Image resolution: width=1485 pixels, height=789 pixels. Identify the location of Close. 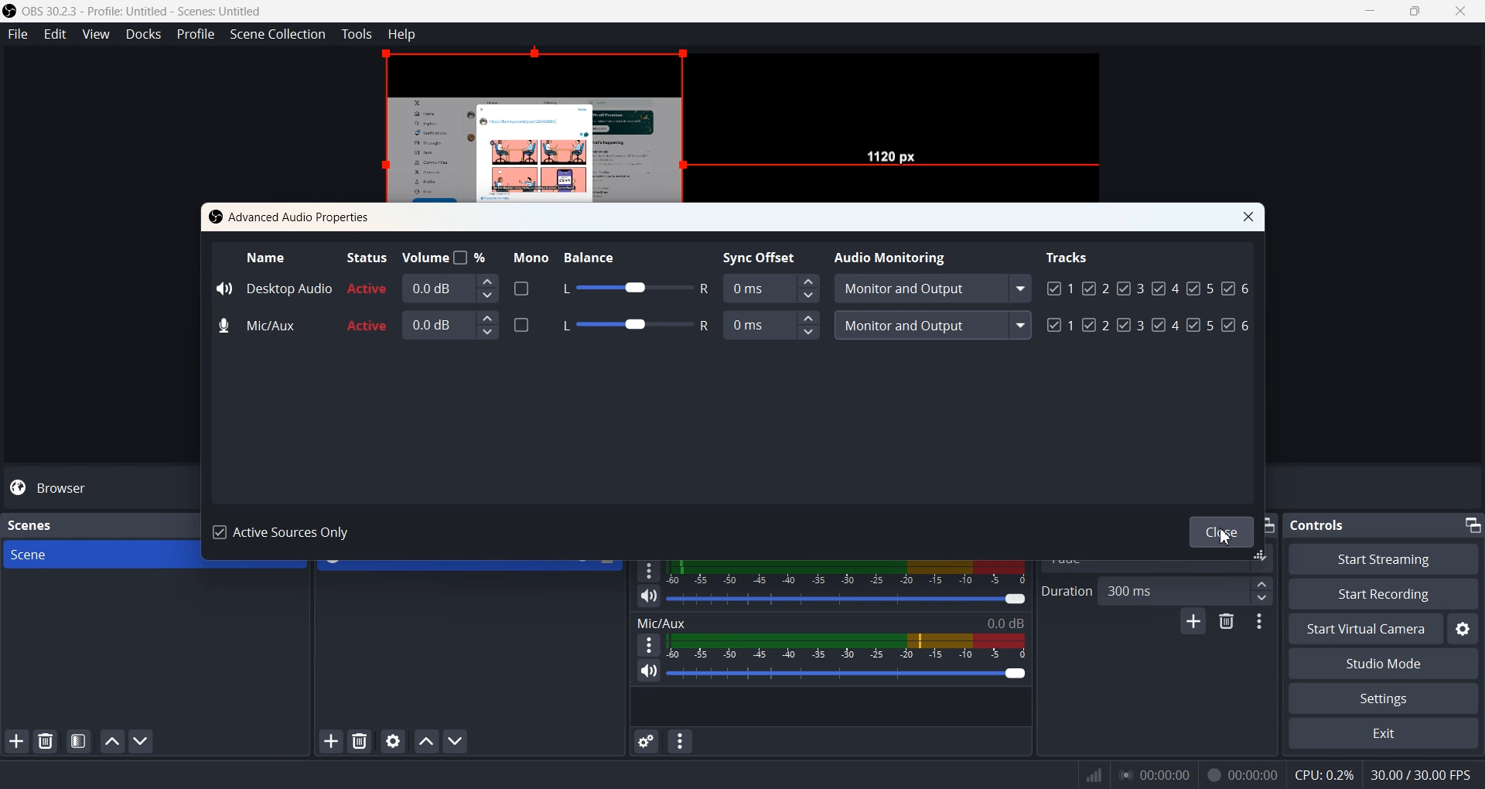
(1249, 217).